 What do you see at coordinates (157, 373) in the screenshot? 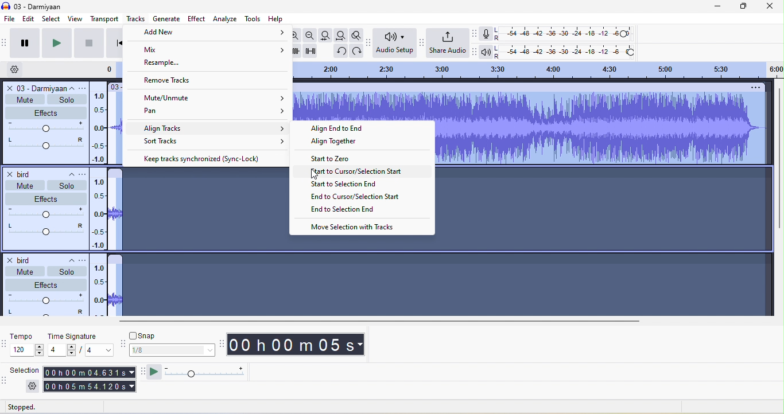
I see `play at speed once` at bounding box center [157, 373].